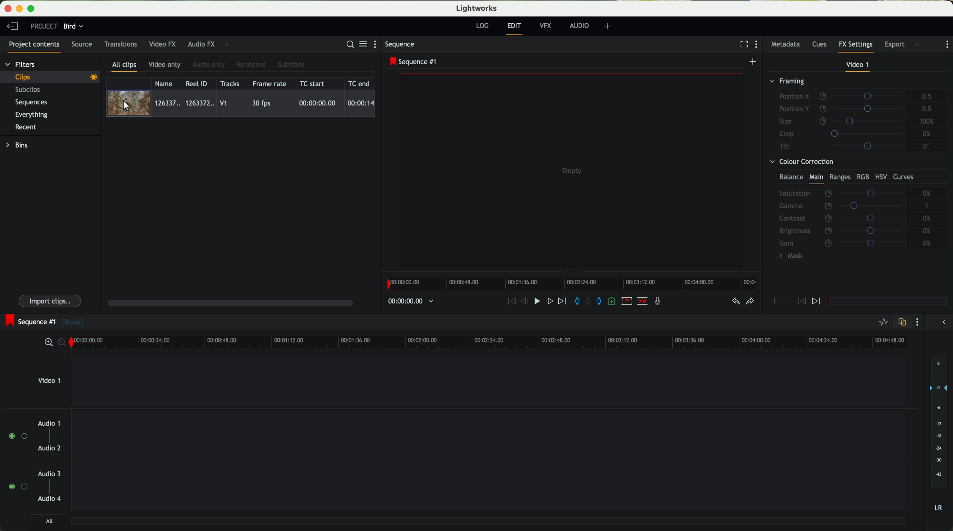 The image size is (953, 531). I want to click on toggle auto track sync, so click(900, 323).